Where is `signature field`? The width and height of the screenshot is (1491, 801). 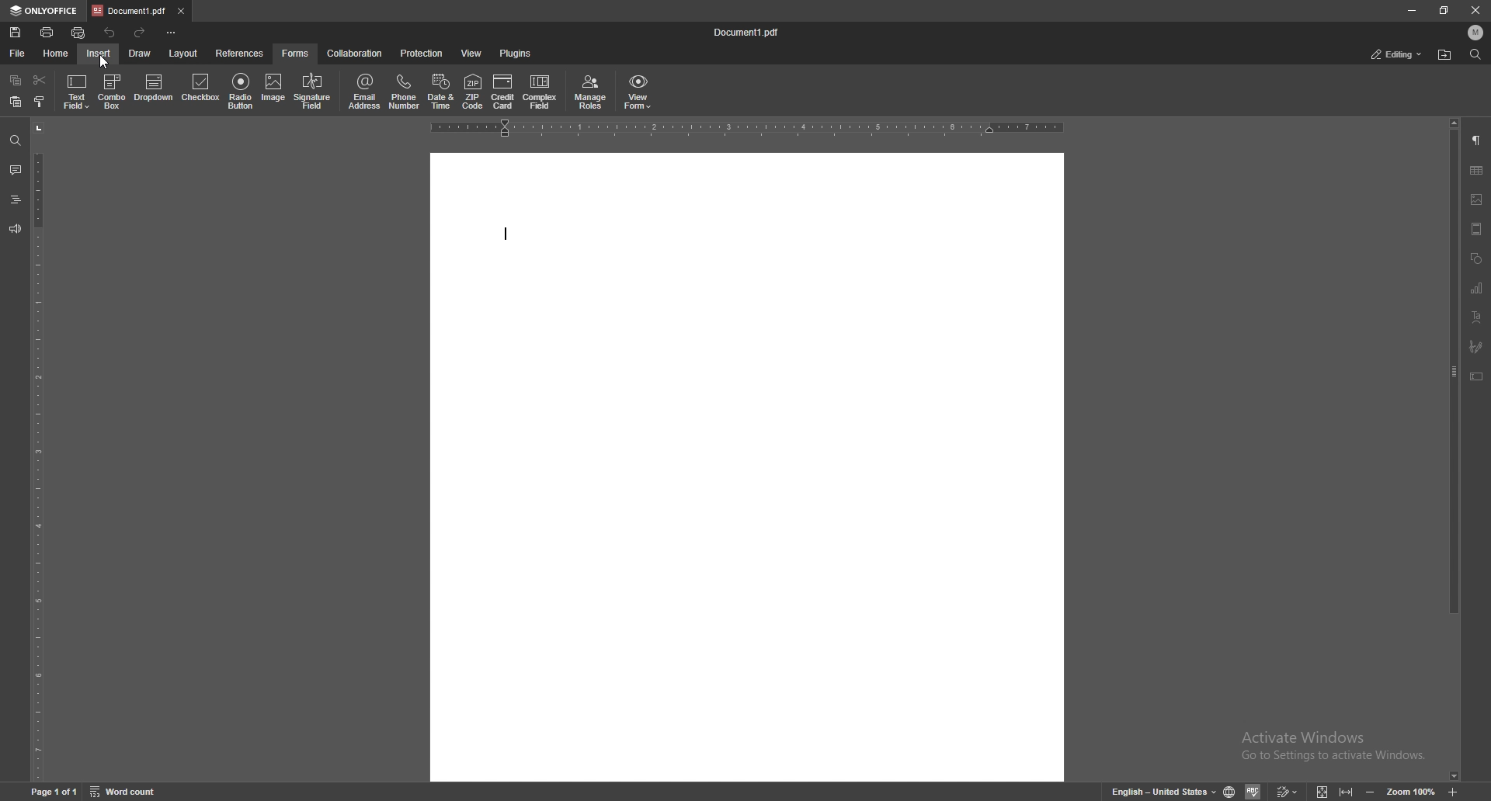
signature field is located at coordinates (313, 91).